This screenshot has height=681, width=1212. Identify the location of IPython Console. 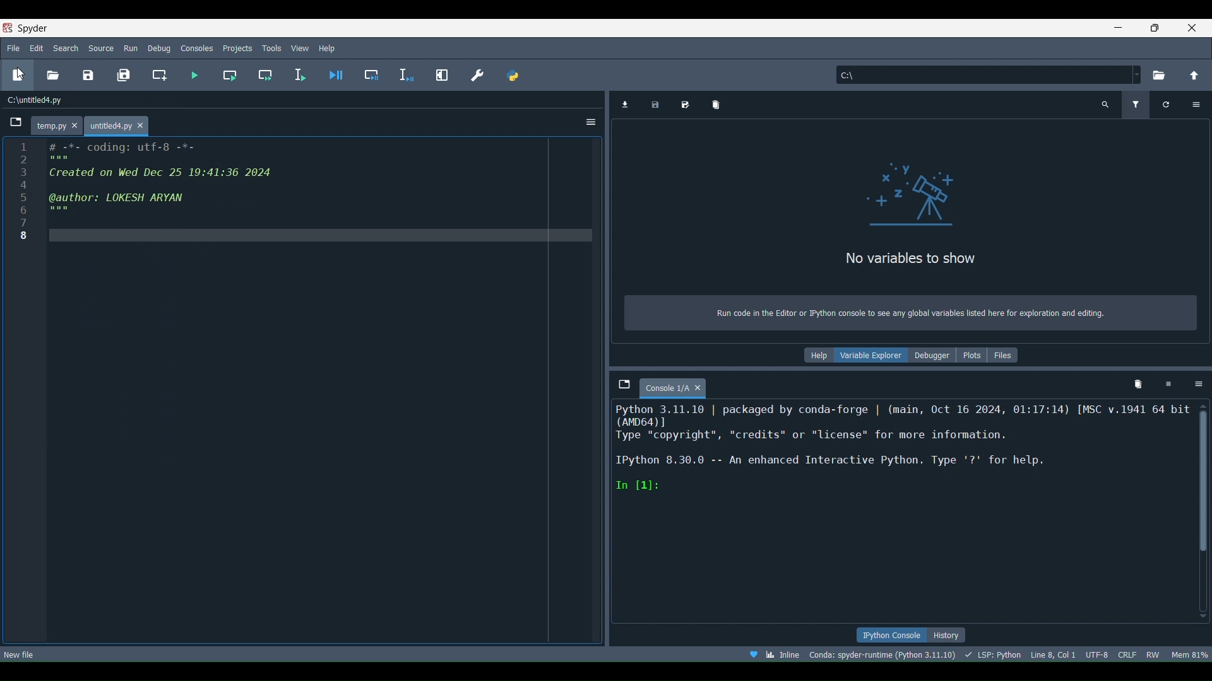
(891, 635).